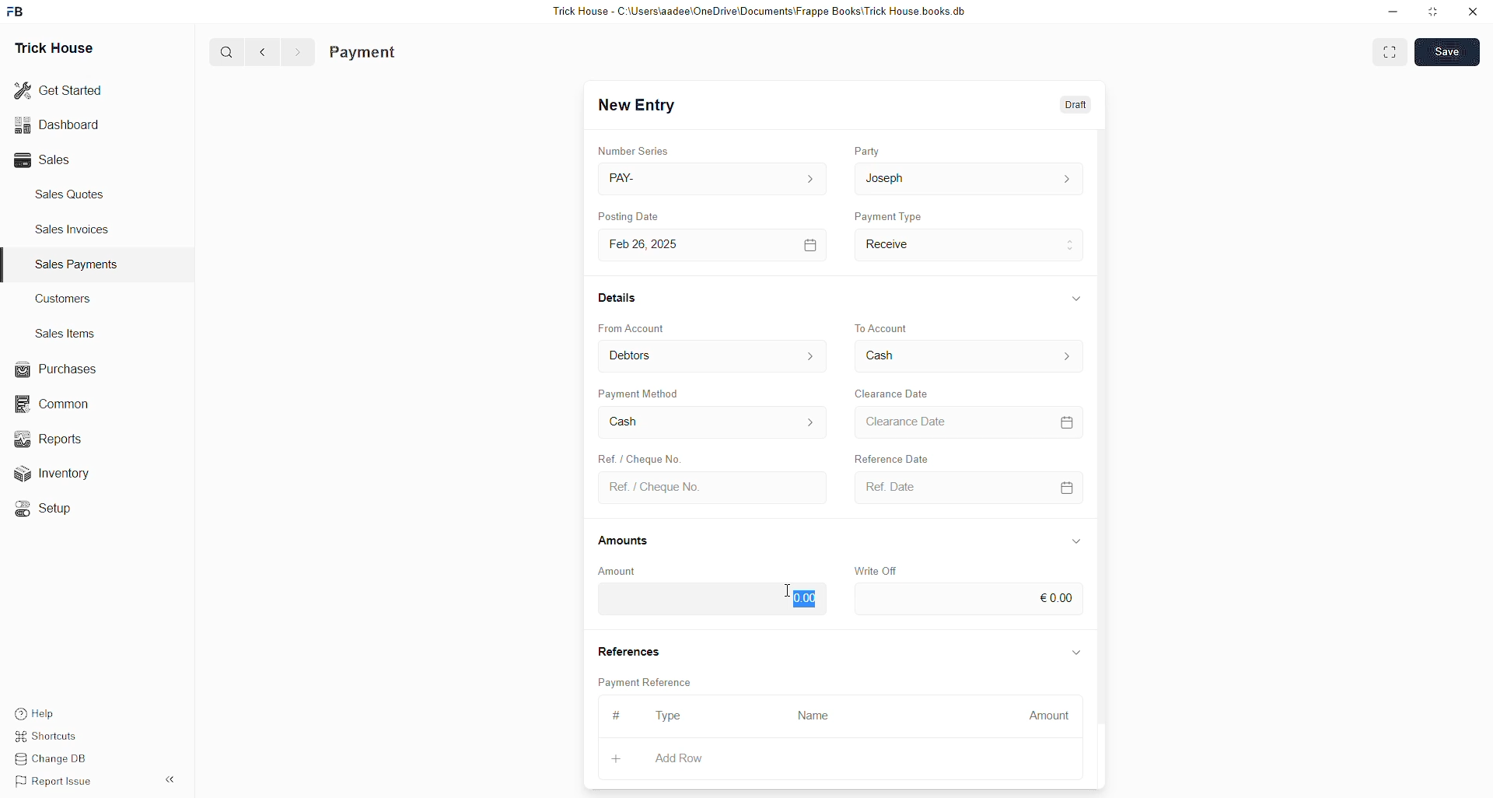 The image size is (1493, 798). I want to click on Dashboard, so click(57, 128).